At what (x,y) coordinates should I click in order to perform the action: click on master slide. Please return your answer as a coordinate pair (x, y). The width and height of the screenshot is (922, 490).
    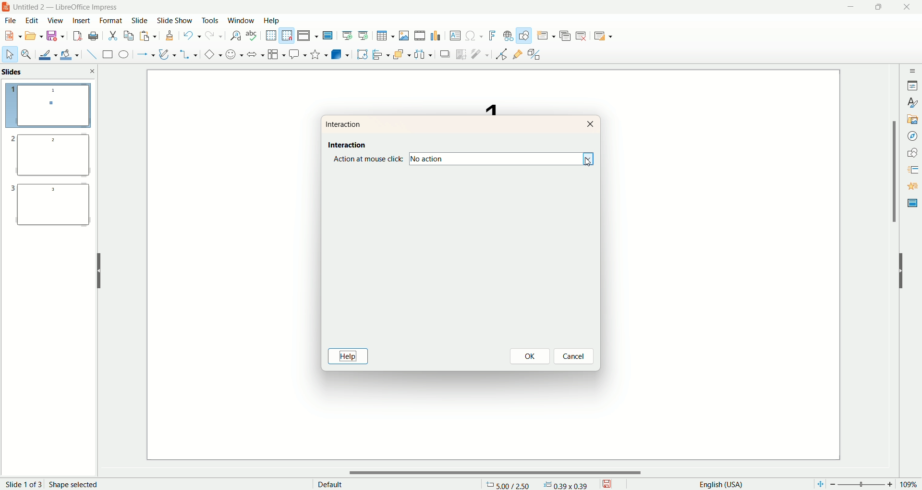
    Looking at the image, I should click on (911, 203).